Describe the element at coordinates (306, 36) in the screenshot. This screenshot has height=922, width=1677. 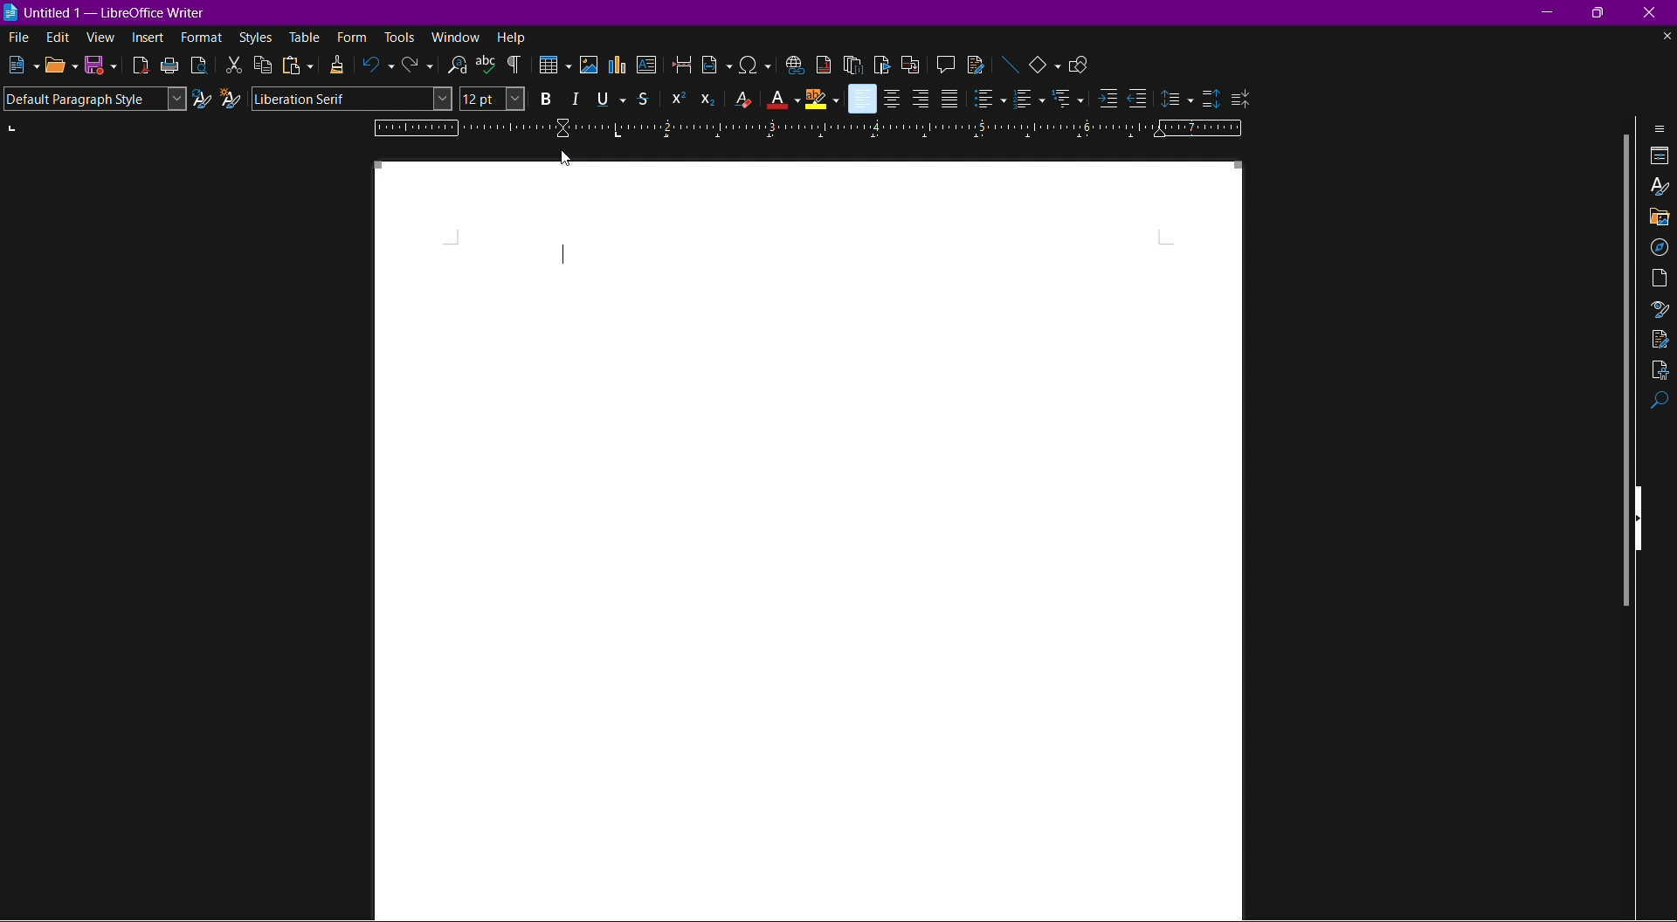
I see `table` at that location.